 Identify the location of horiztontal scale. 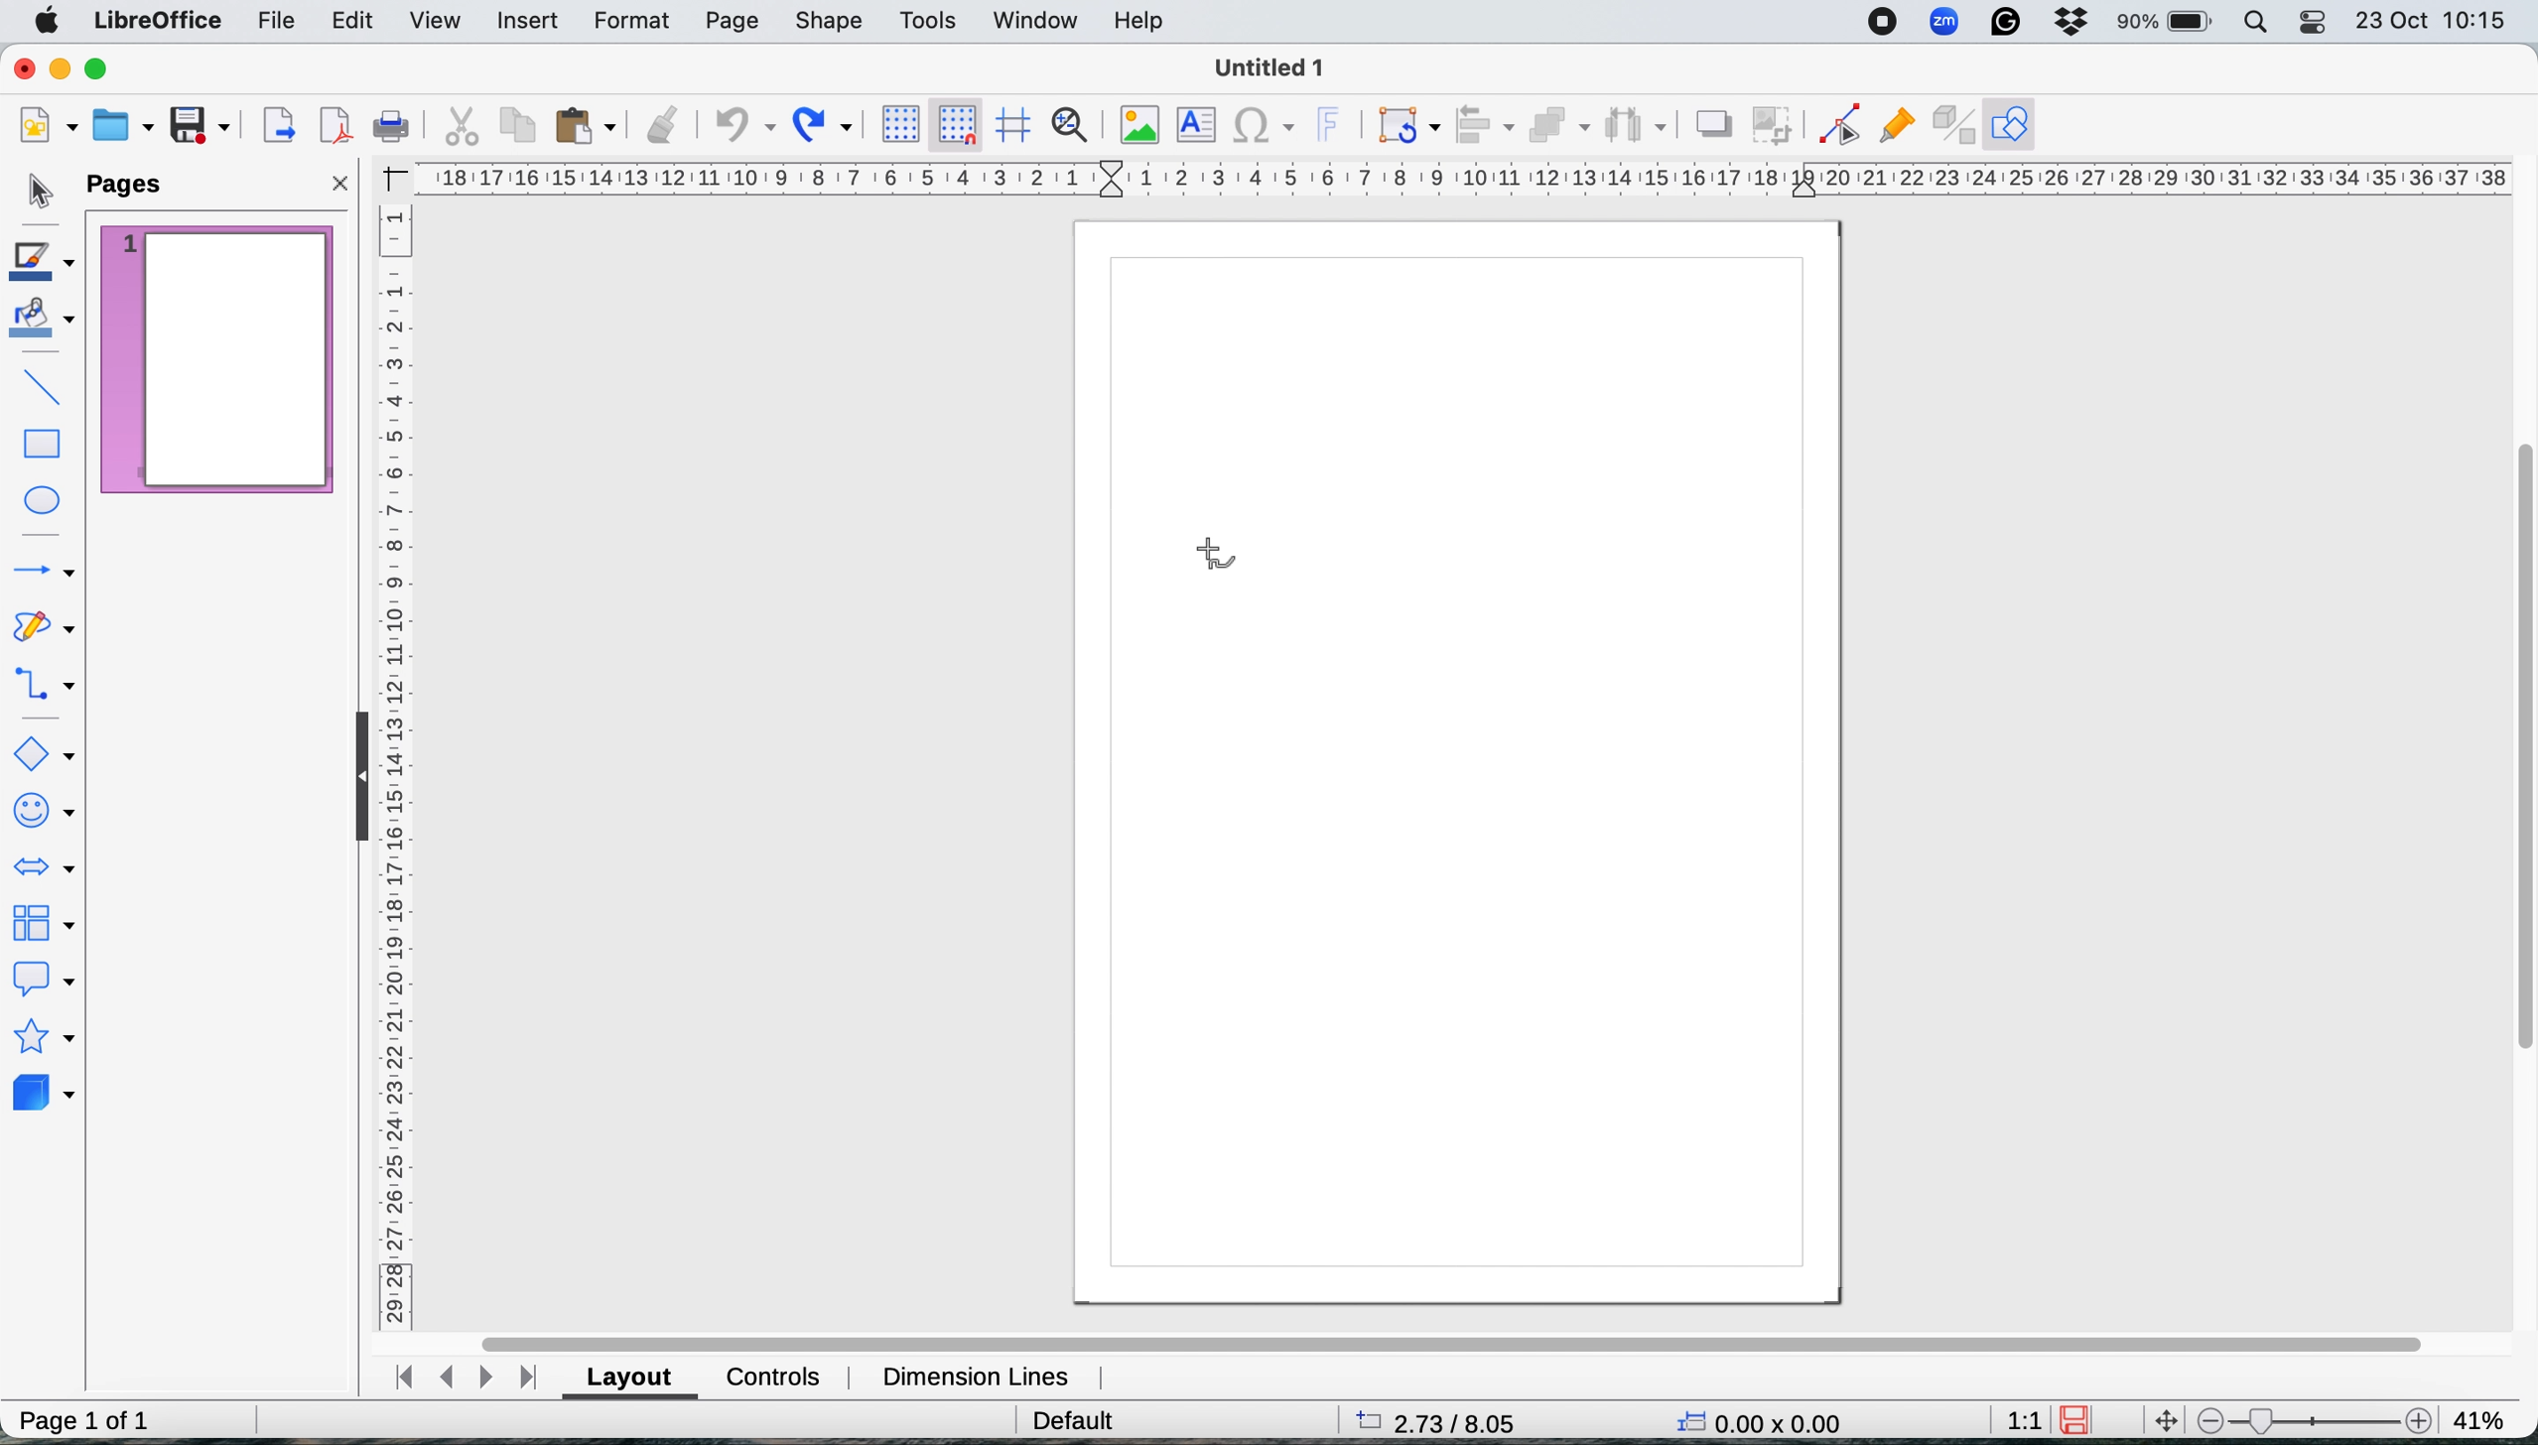
(1463, 179).